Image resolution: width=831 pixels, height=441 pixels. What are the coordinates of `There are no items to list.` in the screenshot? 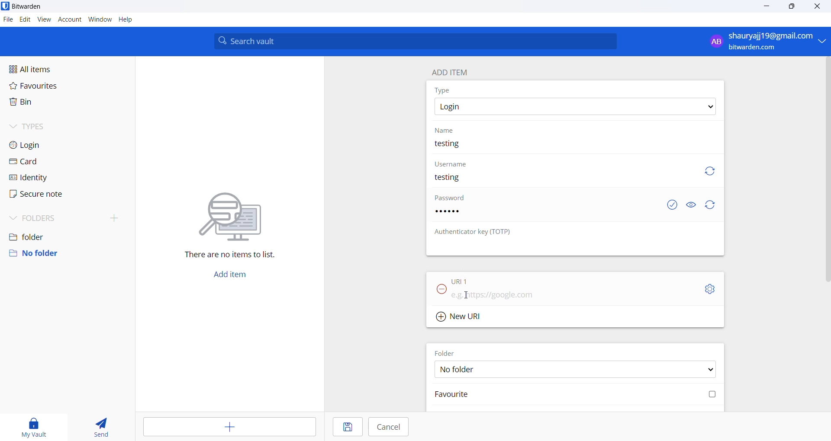 It's located at (229, 227).